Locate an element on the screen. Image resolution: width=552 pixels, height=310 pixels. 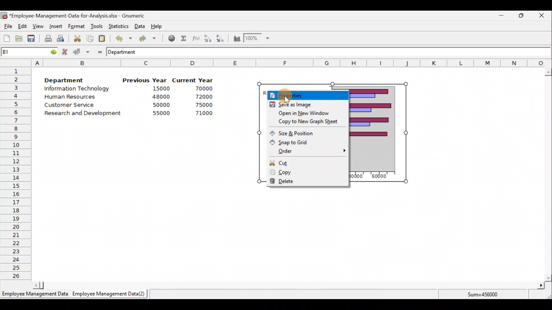
Research and Development is located at coordinates (85, 114).